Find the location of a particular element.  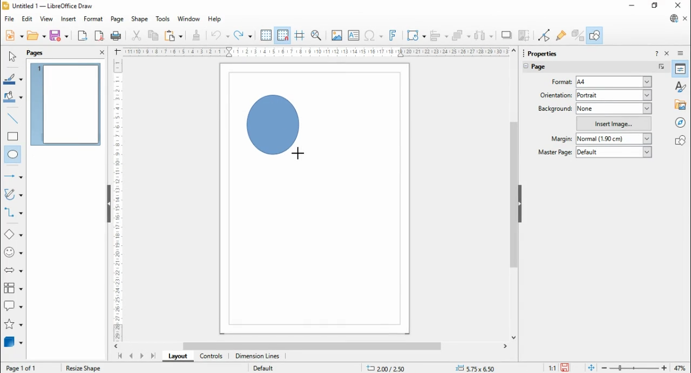

Circle shape is located at coordinates (274, 127).